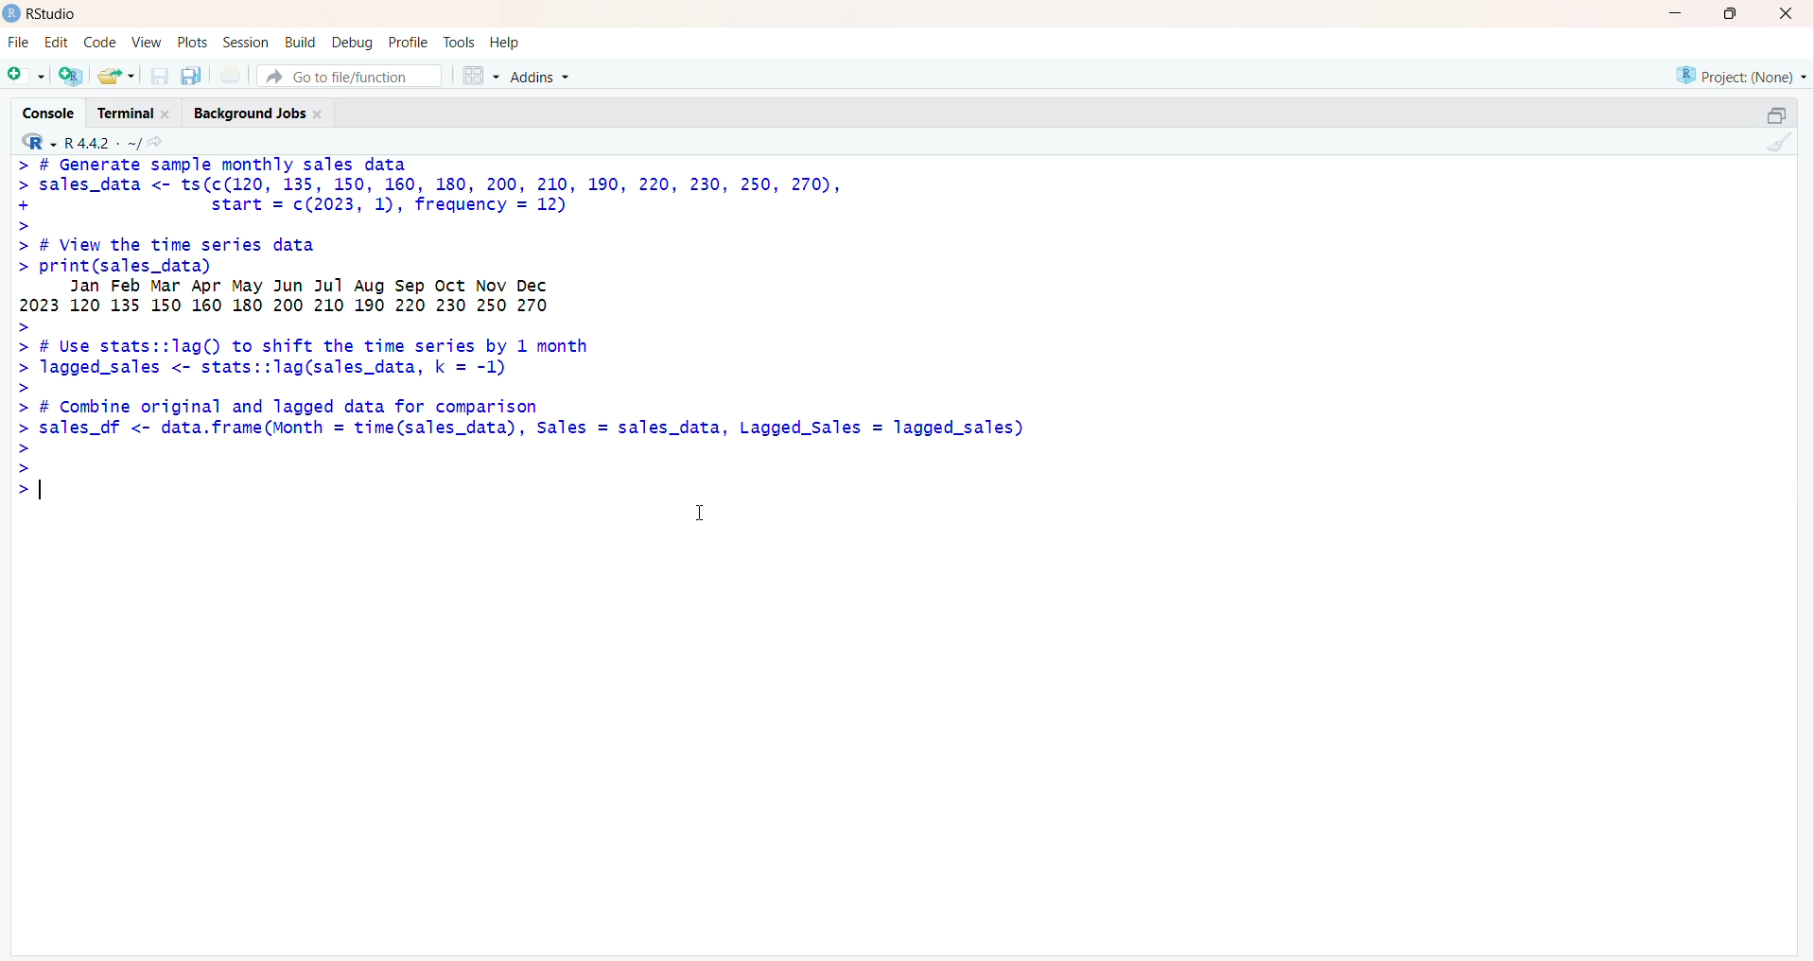  I want to click on R 4.4.2, so click(81, 143).